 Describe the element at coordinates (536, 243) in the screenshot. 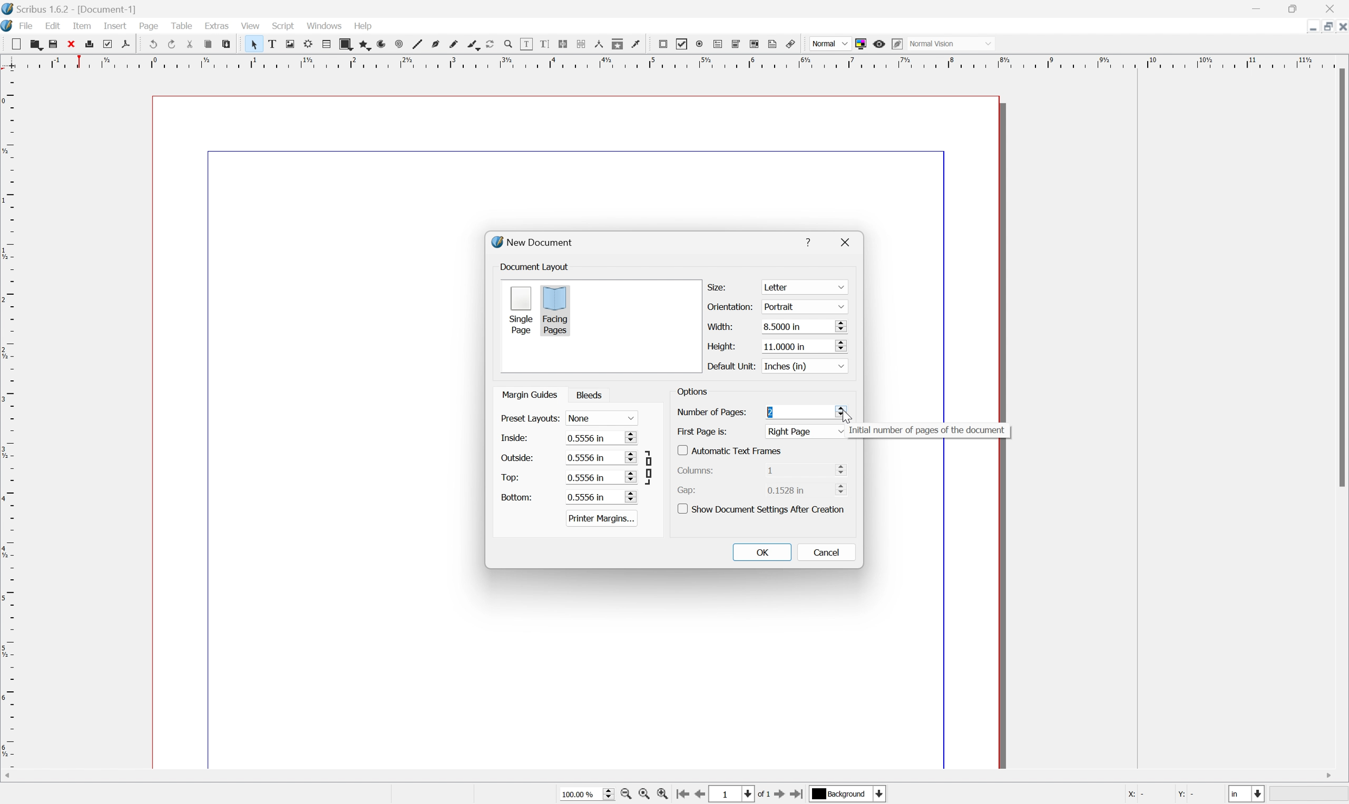

I see `new document` at that location.